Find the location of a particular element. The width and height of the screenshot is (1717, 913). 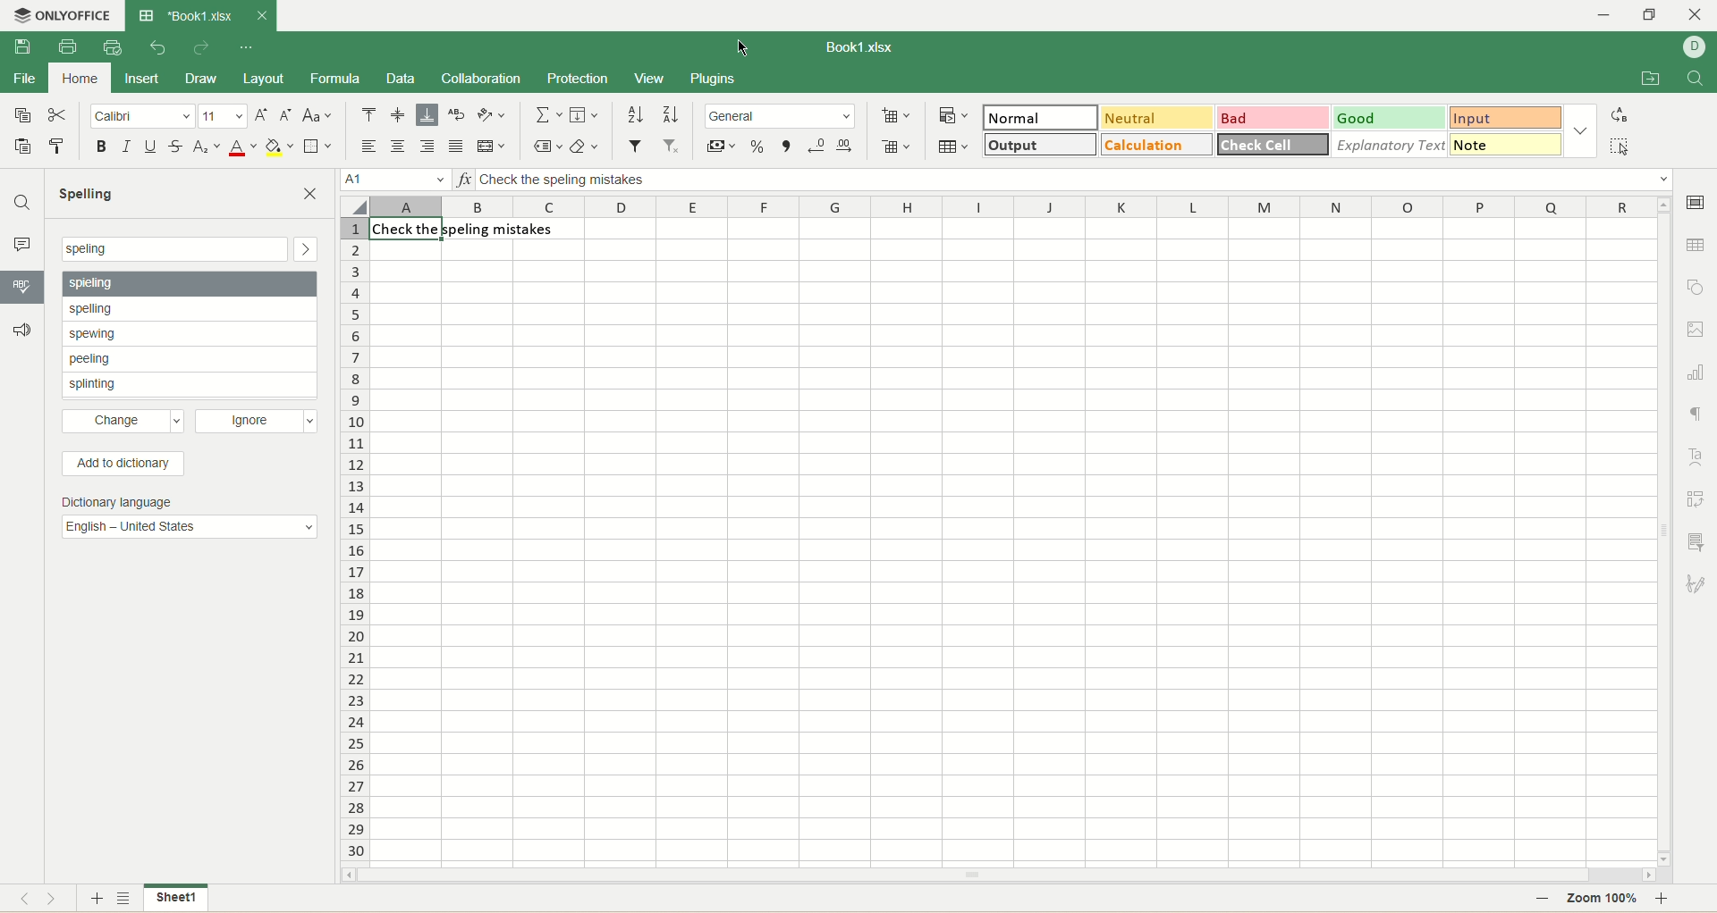

font color is located at coordinates (243, 149).